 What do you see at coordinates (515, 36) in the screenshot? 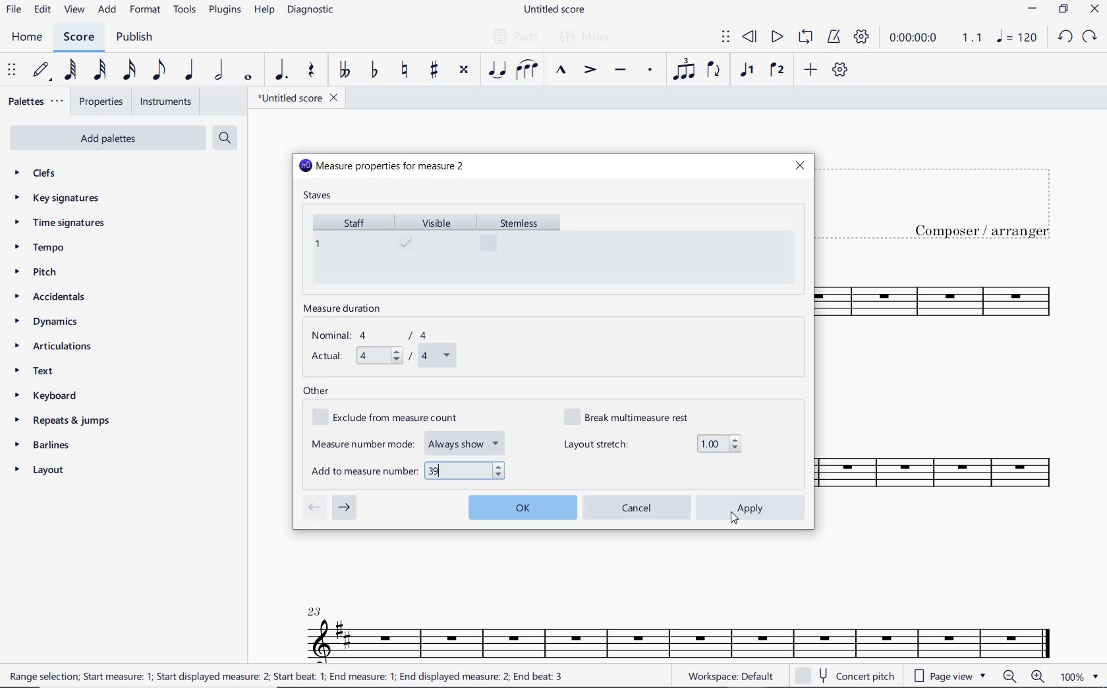
I see `PARTS` at bounding box center [515, 36].